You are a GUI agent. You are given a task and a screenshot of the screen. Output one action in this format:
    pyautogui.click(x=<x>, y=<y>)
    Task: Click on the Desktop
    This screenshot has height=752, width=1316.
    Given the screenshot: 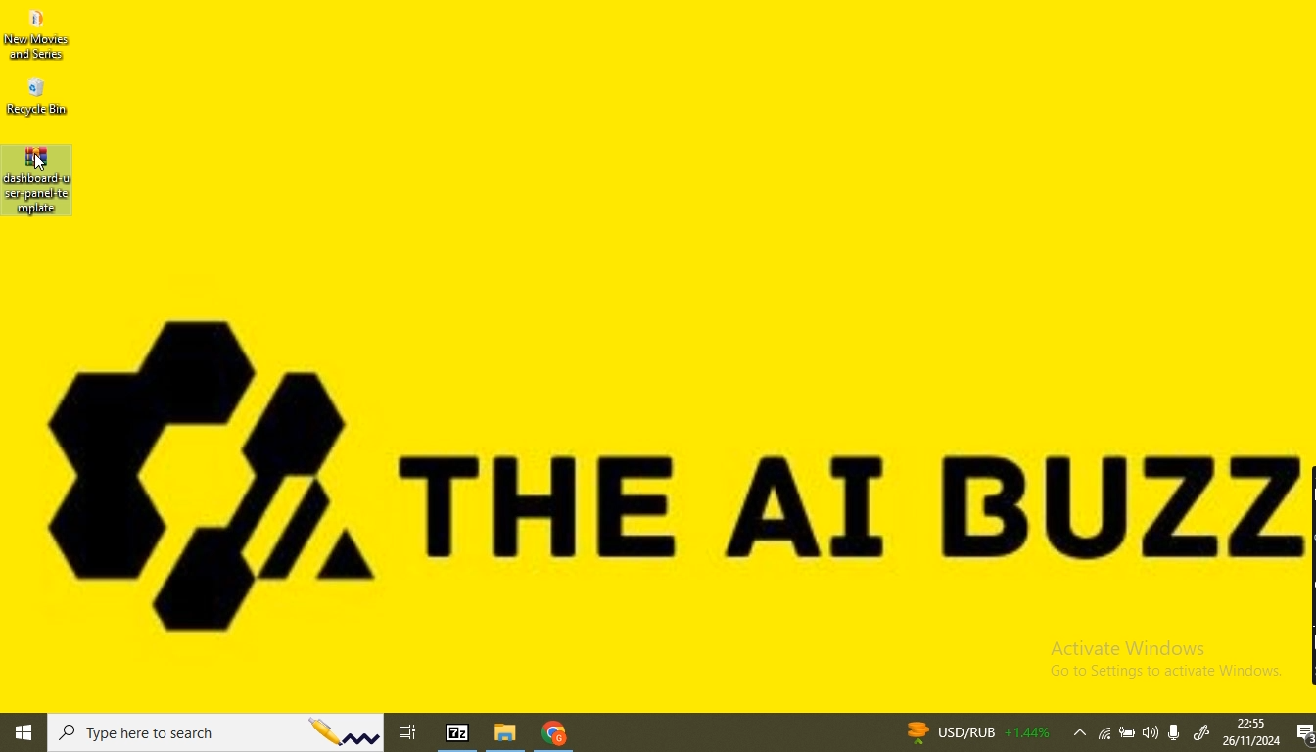 What is the action you would take?
    pyautogui.click(x=706, y=360)
    